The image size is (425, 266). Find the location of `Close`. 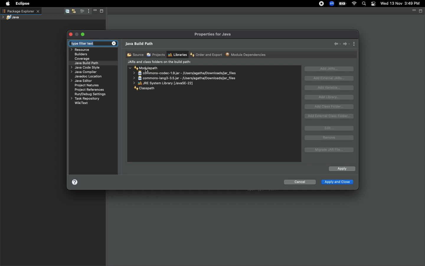

Close is located at coordinates (71, 34).